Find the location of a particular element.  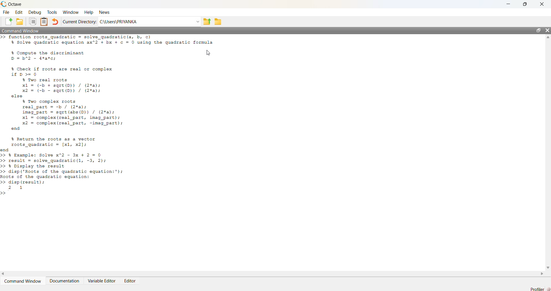

Left is located at coordinates (3, 274).